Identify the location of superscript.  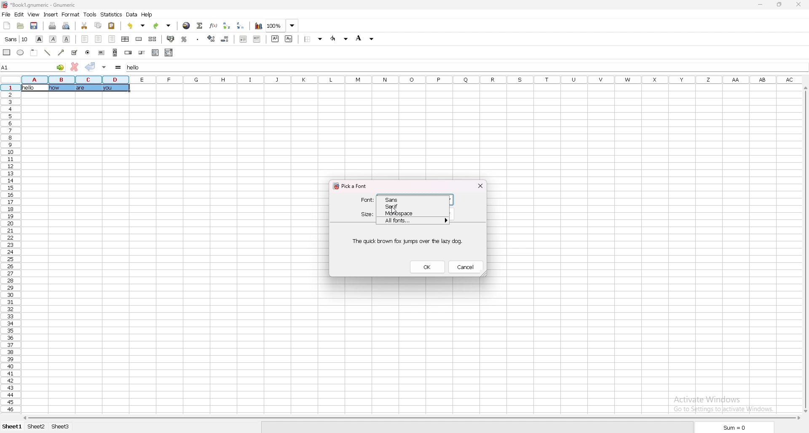
(275, 38).